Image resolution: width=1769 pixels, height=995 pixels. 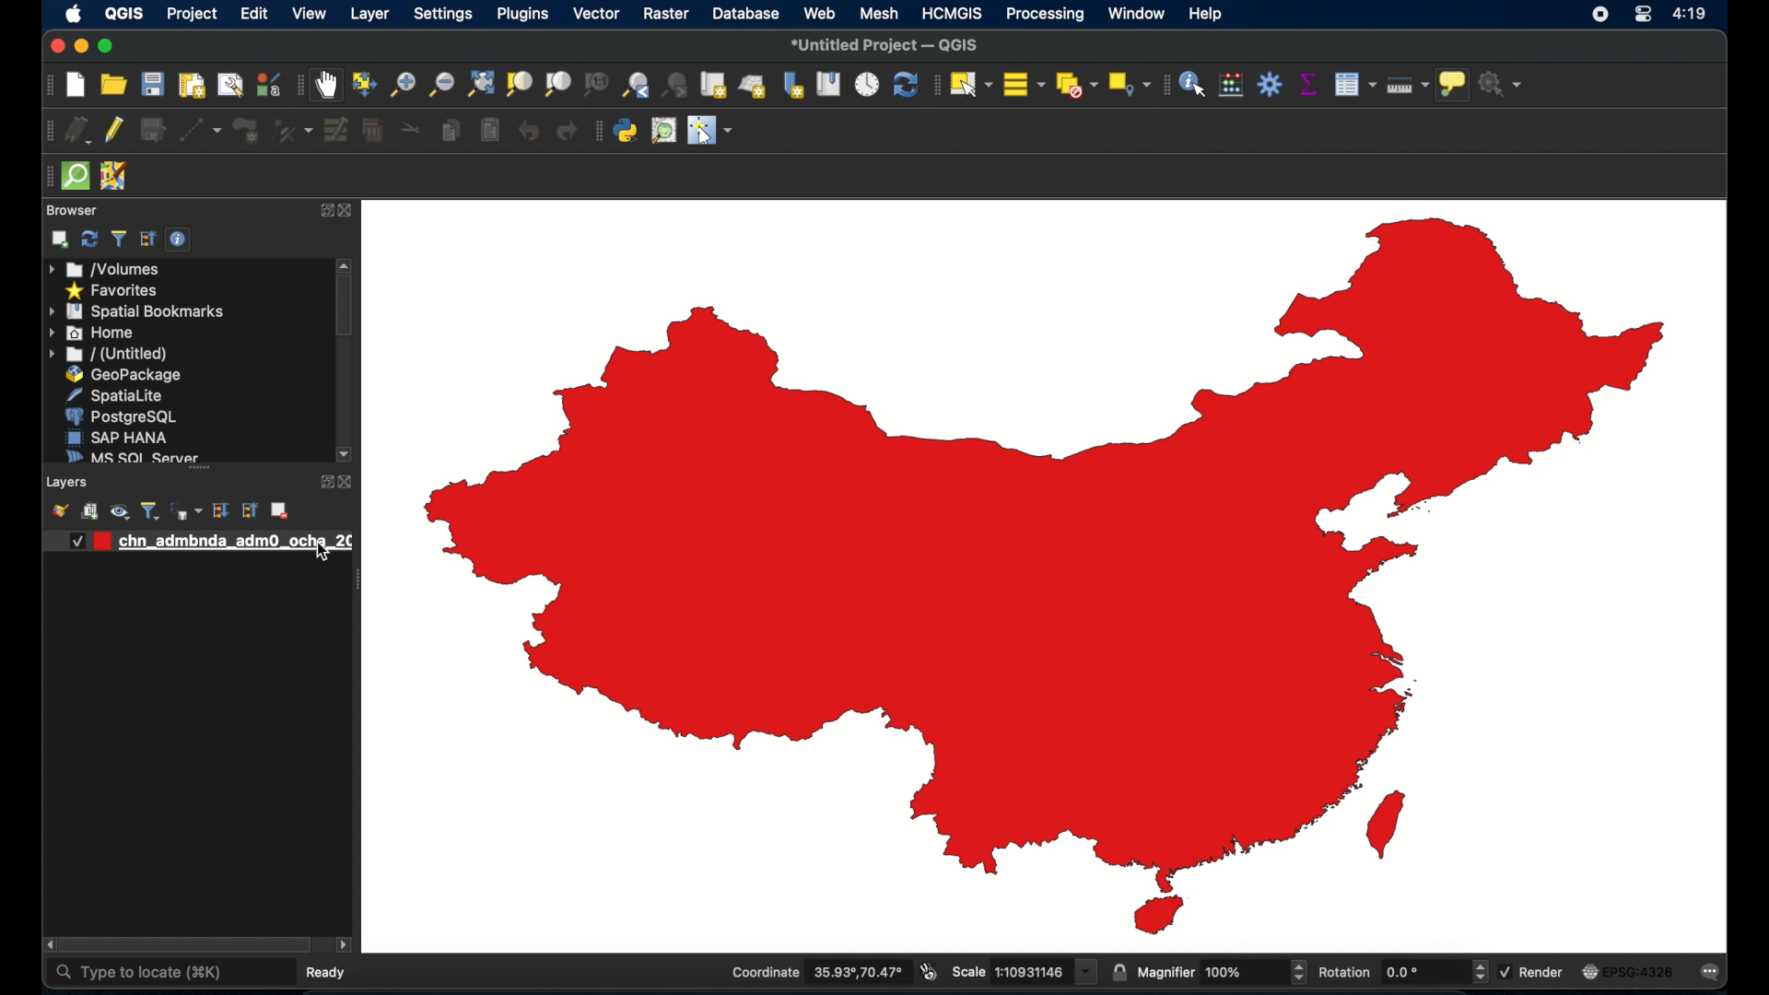 What do you see at coordinates (1074, 86) in the screenshot?
I see `deselect all features` at bounding box center [1074, 86].